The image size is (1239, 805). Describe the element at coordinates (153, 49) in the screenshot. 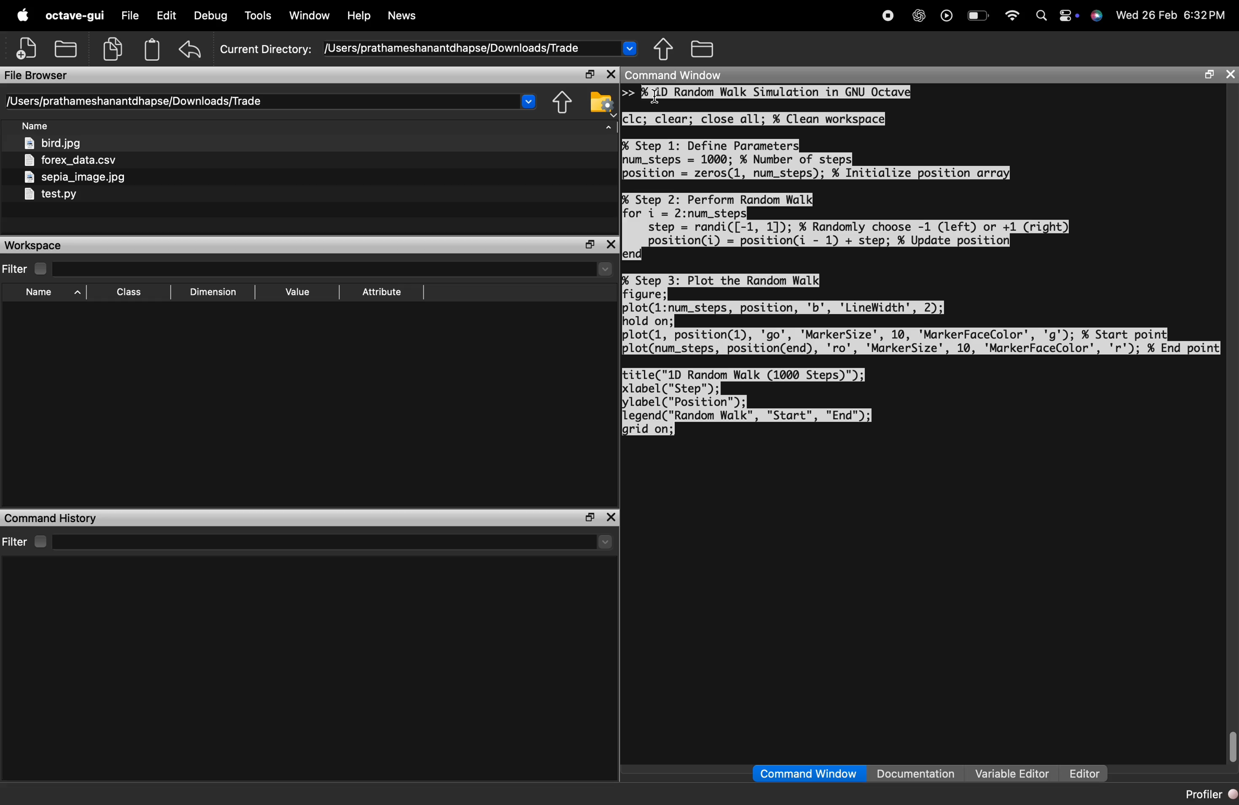

I see `paste` at that location.